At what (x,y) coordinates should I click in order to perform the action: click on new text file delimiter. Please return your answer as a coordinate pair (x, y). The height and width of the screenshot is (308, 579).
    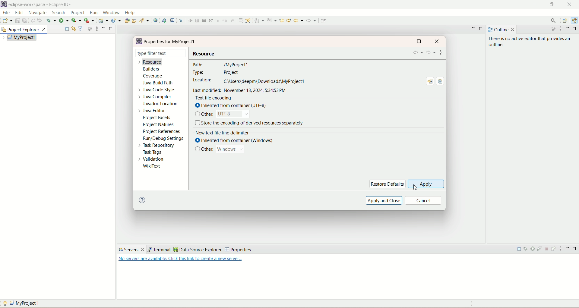
    Looking at the image, I should click on (223, 133).